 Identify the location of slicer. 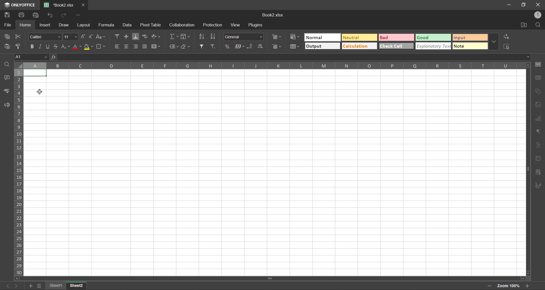
(538, 172).